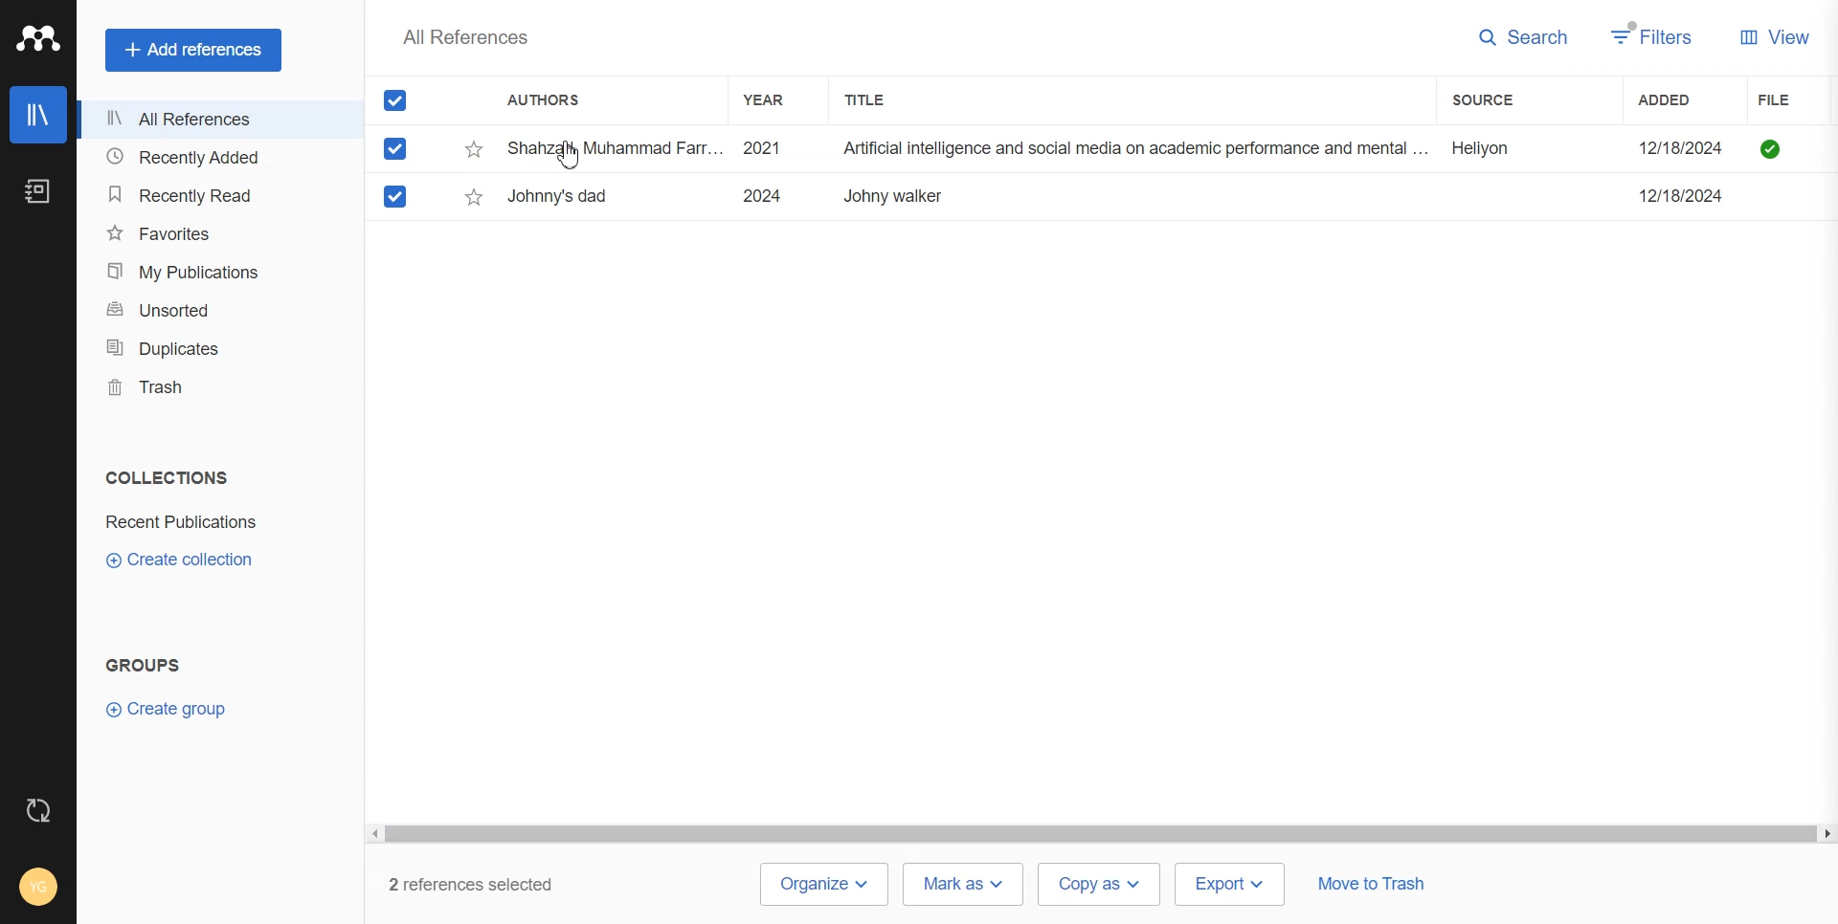 Image resolution: width=1838 pixels, height=924 pixels. Describe the element at coordinates (963, 883) in the screenshot. I see `Mark as` at that location.